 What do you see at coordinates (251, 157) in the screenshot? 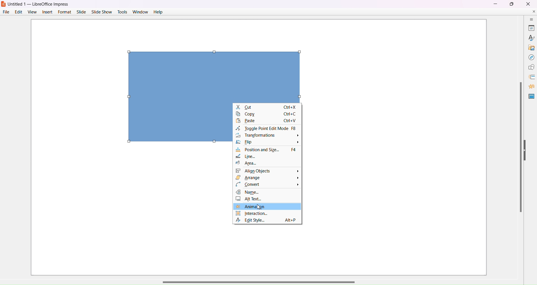
I see `Line` at bounding box center [251, 157].